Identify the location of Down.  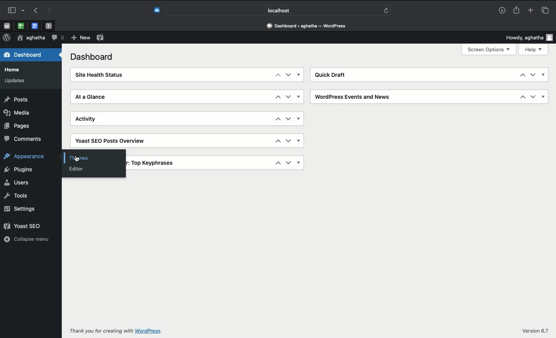
(288, 163).